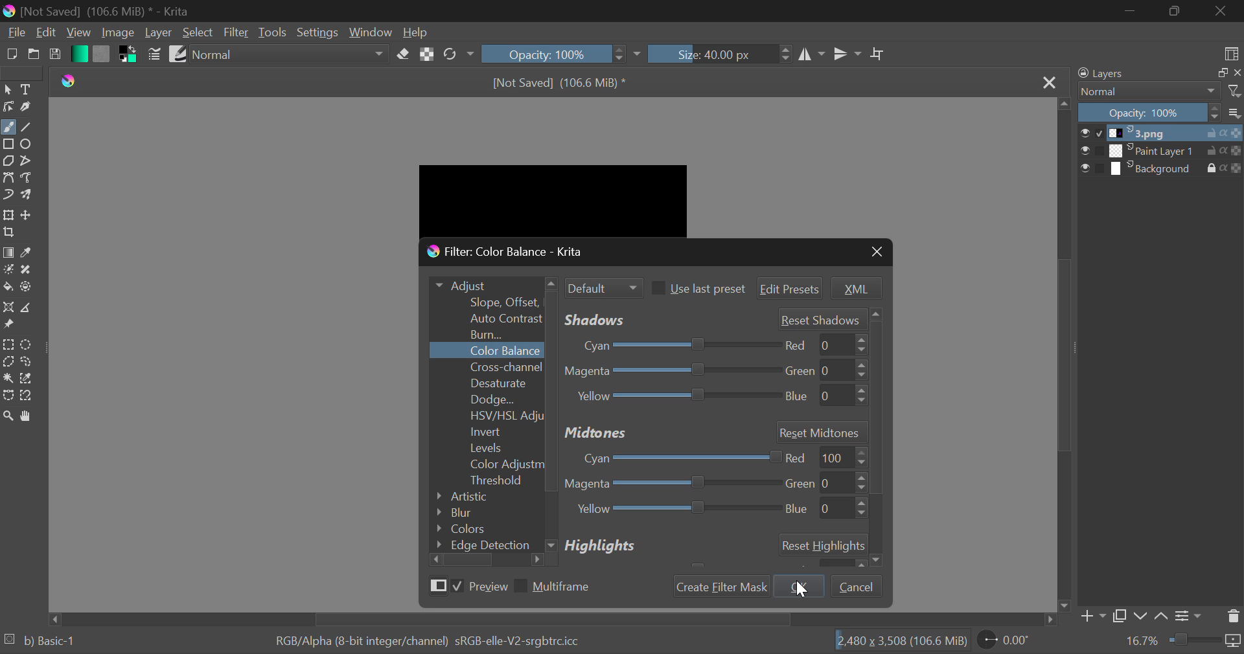  What do you see at coordinates (800, 586) in the screenshot?
I see `cursor on OK` at bounding box center [800, 586].